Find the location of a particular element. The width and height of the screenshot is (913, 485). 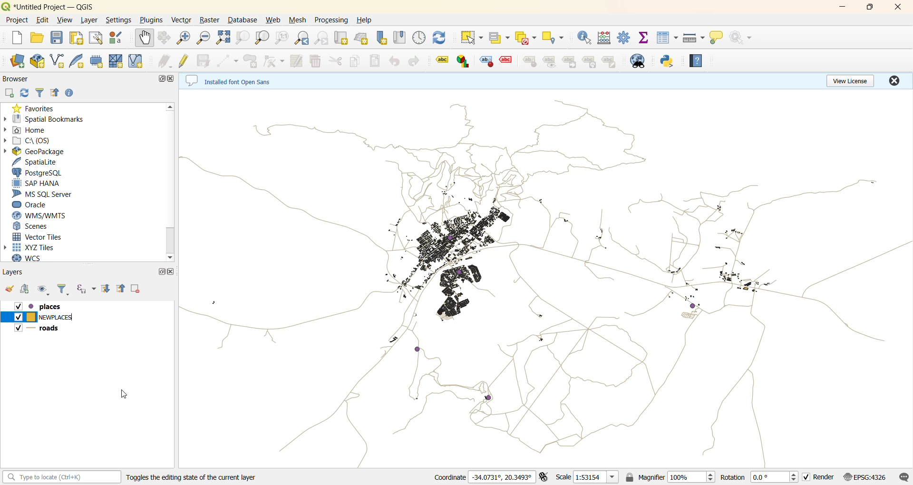

zoom full is located at coordinates (225, 38).